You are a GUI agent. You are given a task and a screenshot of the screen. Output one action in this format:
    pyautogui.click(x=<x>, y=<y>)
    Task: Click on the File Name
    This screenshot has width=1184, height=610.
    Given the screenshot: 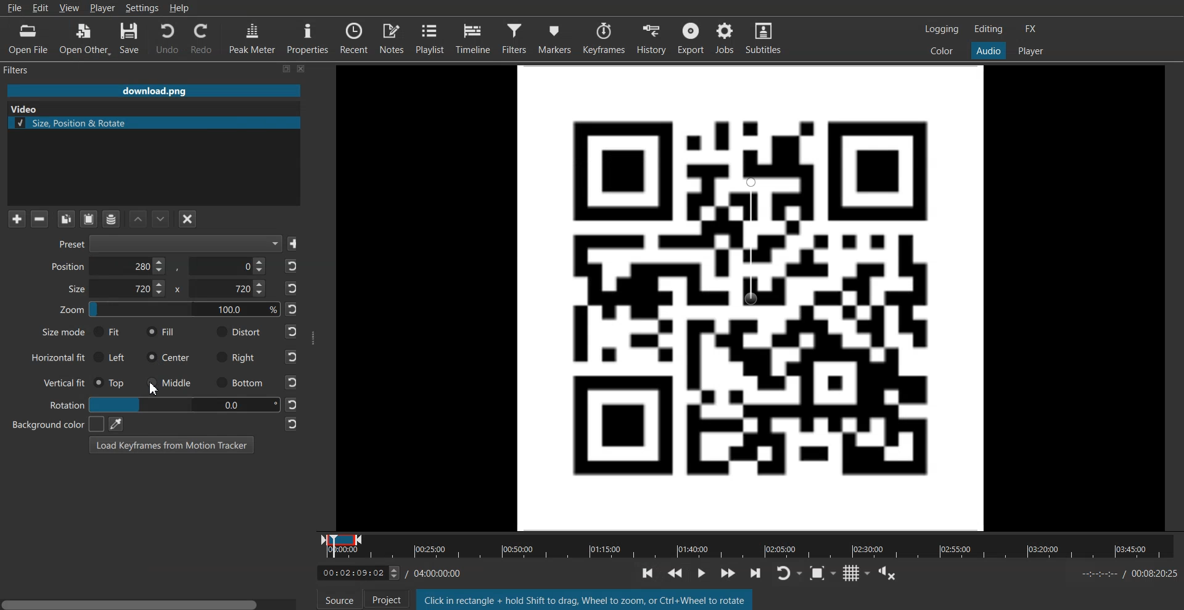 What is the action you would take?
    pyautogui.click(x=154, y=90)
    